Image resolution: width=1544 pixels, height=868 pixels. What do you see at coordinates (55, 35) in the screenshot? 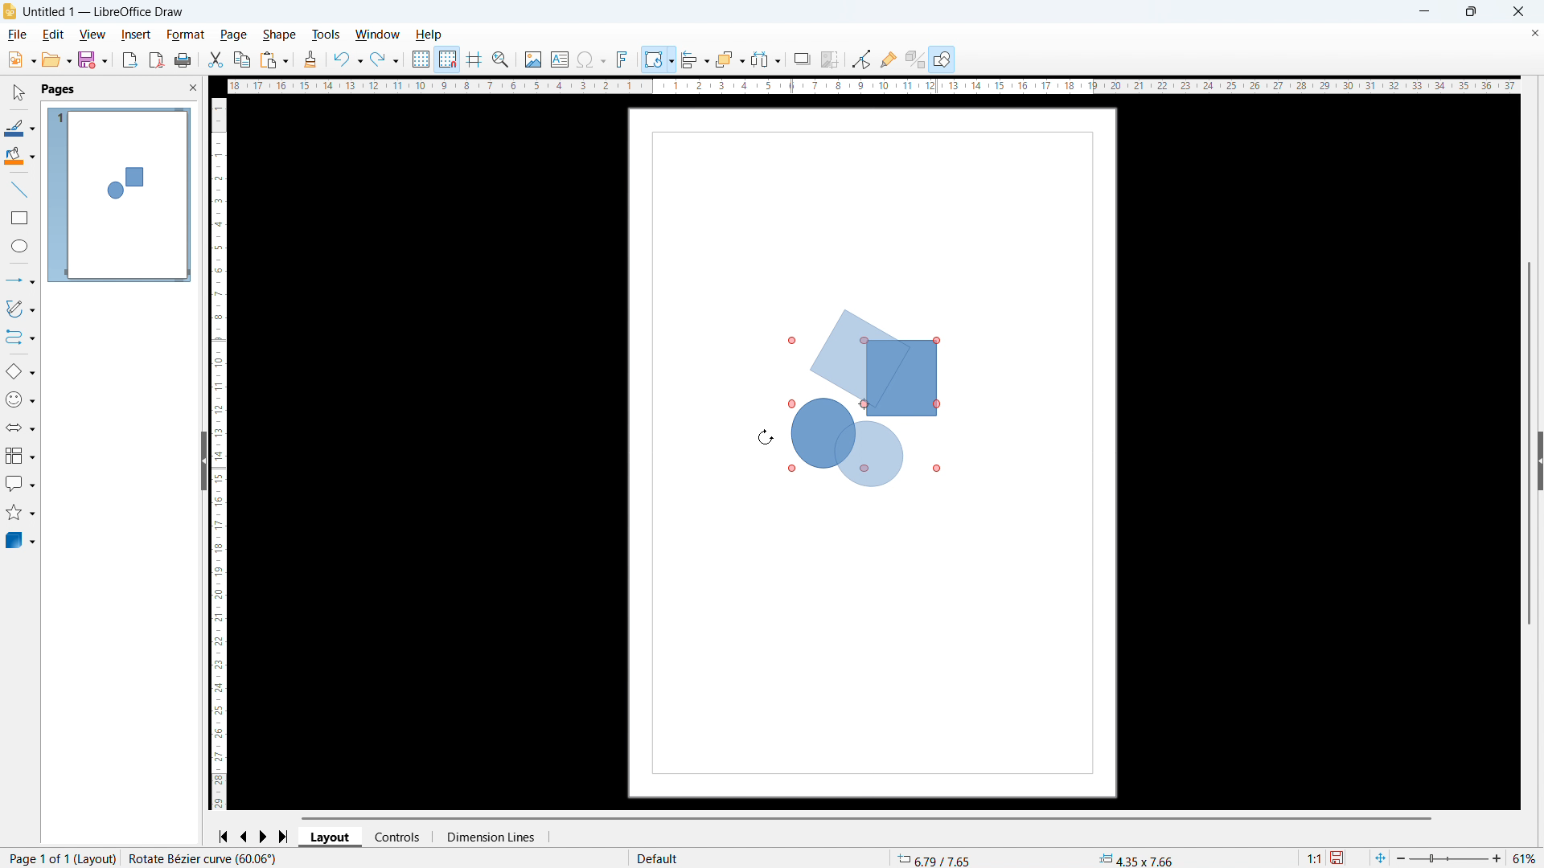
I see `Edit ` at bounding box center [55, 35].